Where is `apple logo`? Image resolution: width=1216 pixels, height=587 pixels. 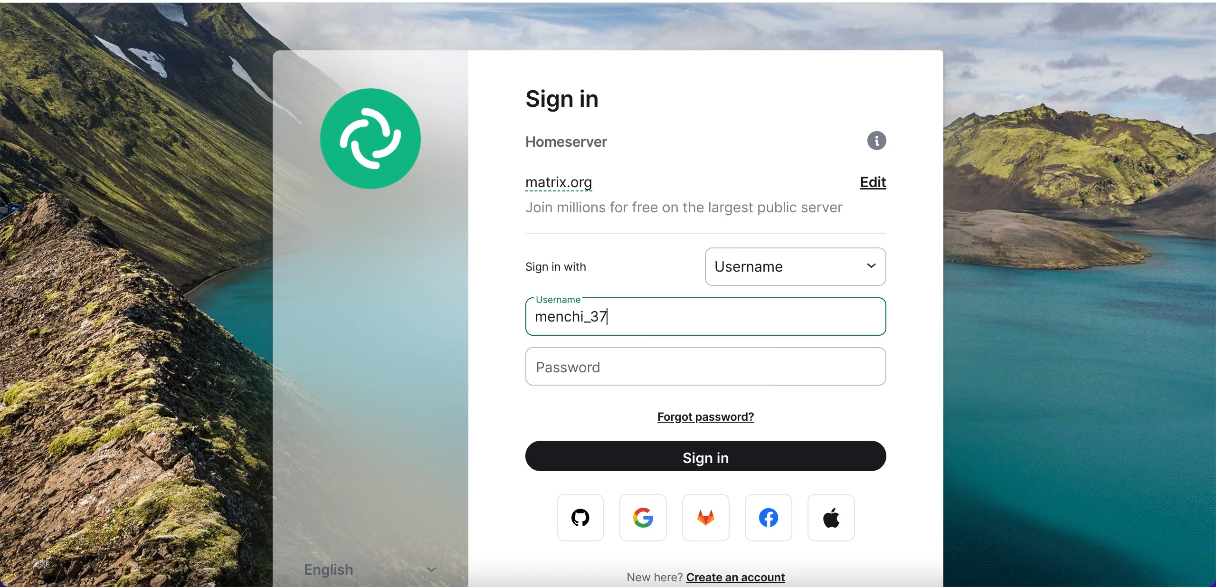 apple logo is located at coordinates (832, 518).